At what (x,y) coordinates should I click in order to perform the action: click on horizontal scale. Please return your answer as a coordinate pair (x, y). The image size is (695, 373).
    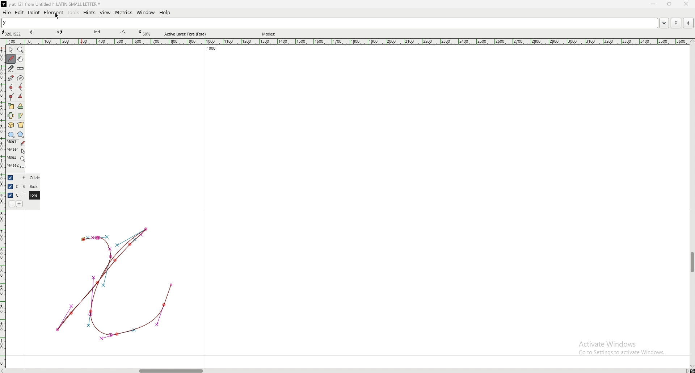
    Looking at the image, I should click on (347, 42).